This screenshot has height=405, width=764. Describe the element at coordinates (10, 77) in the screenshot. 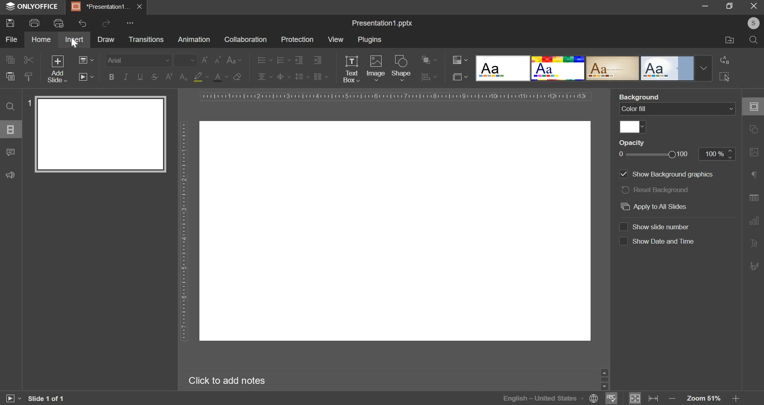

I see `paste` at that location.